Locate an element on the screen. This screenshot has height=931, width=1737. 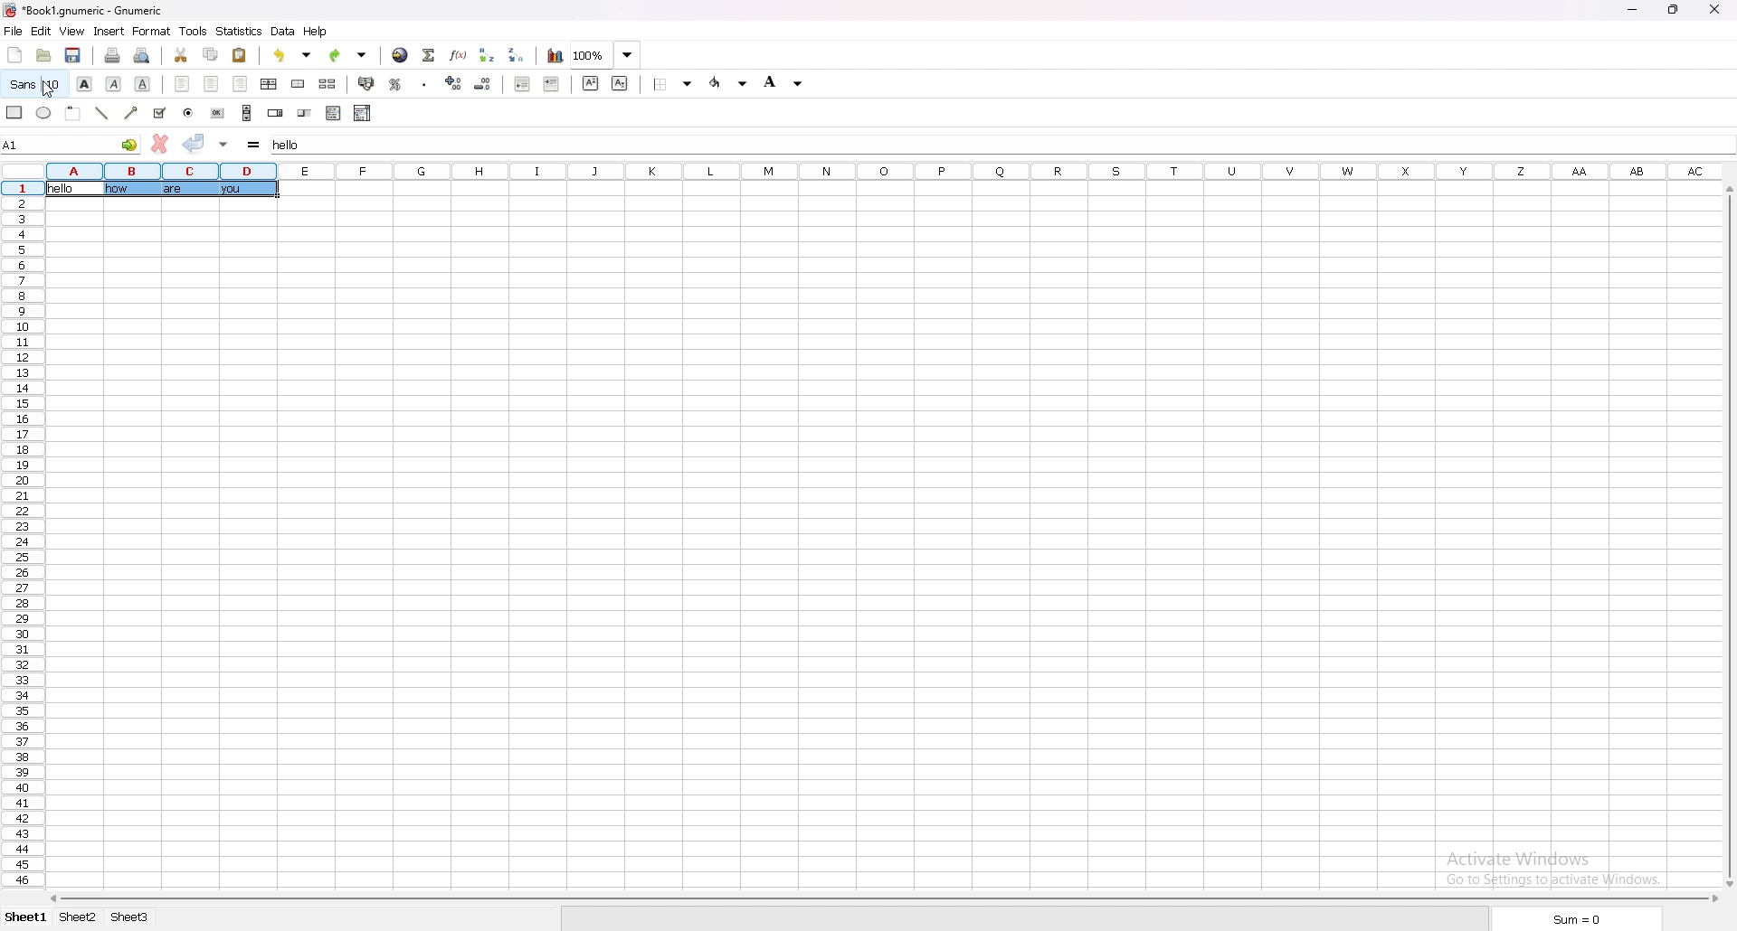
rows is located at coordinates (20, 534).